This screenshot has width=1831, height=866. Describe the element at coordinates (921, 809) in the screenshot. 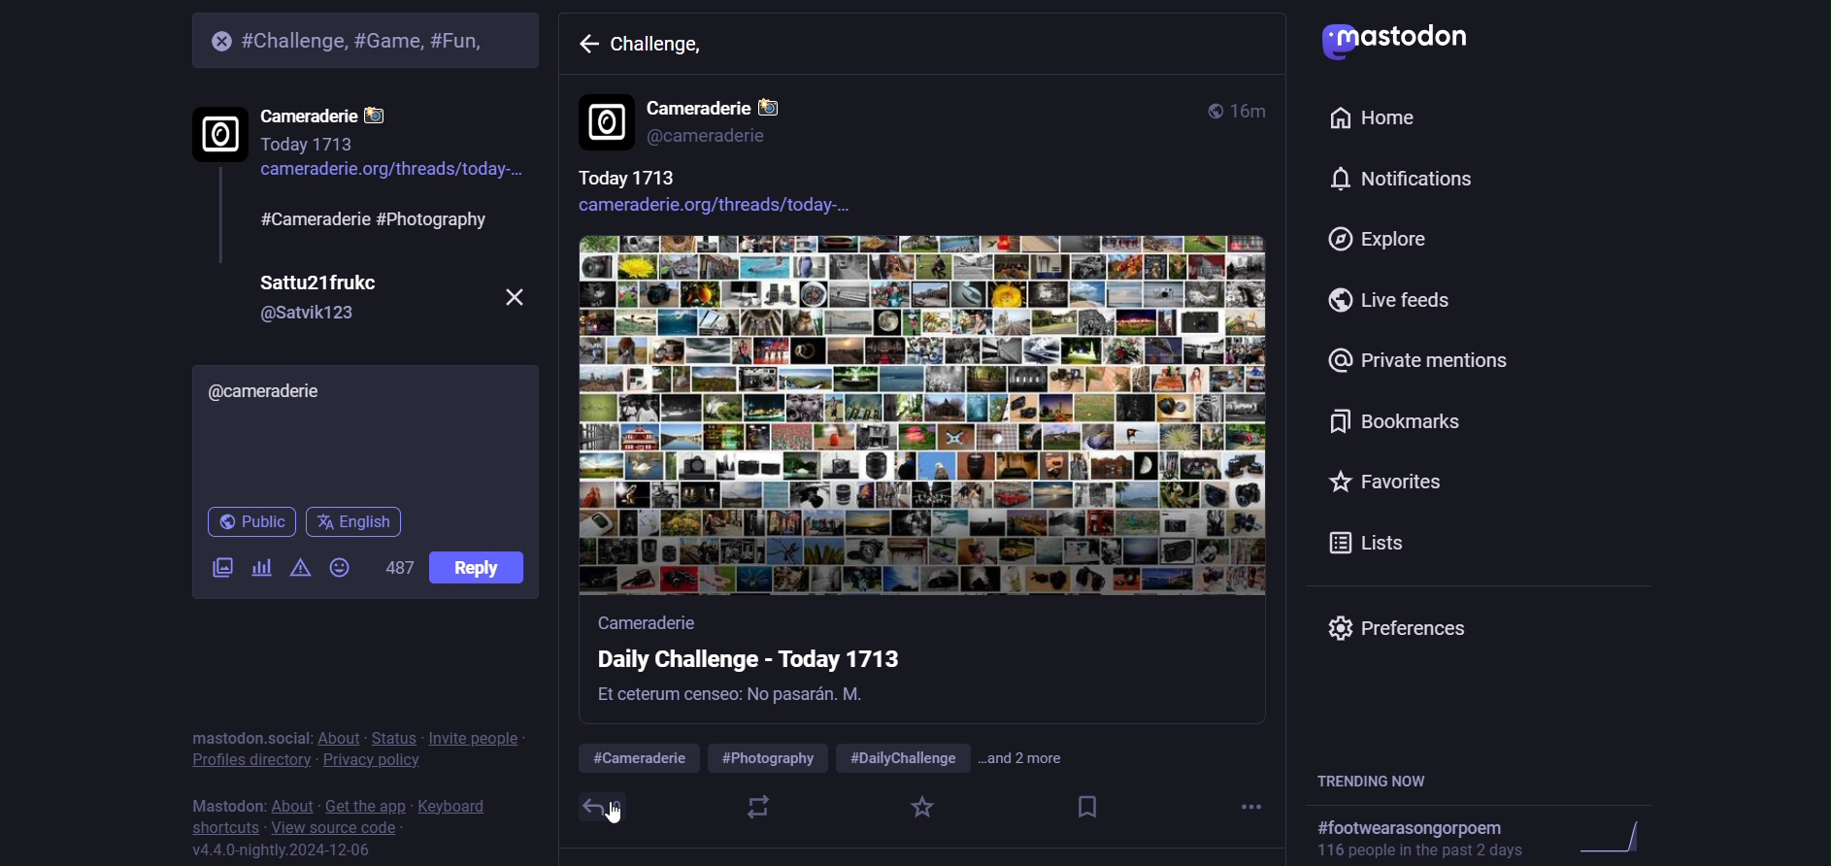

I see `favorite` at that location.